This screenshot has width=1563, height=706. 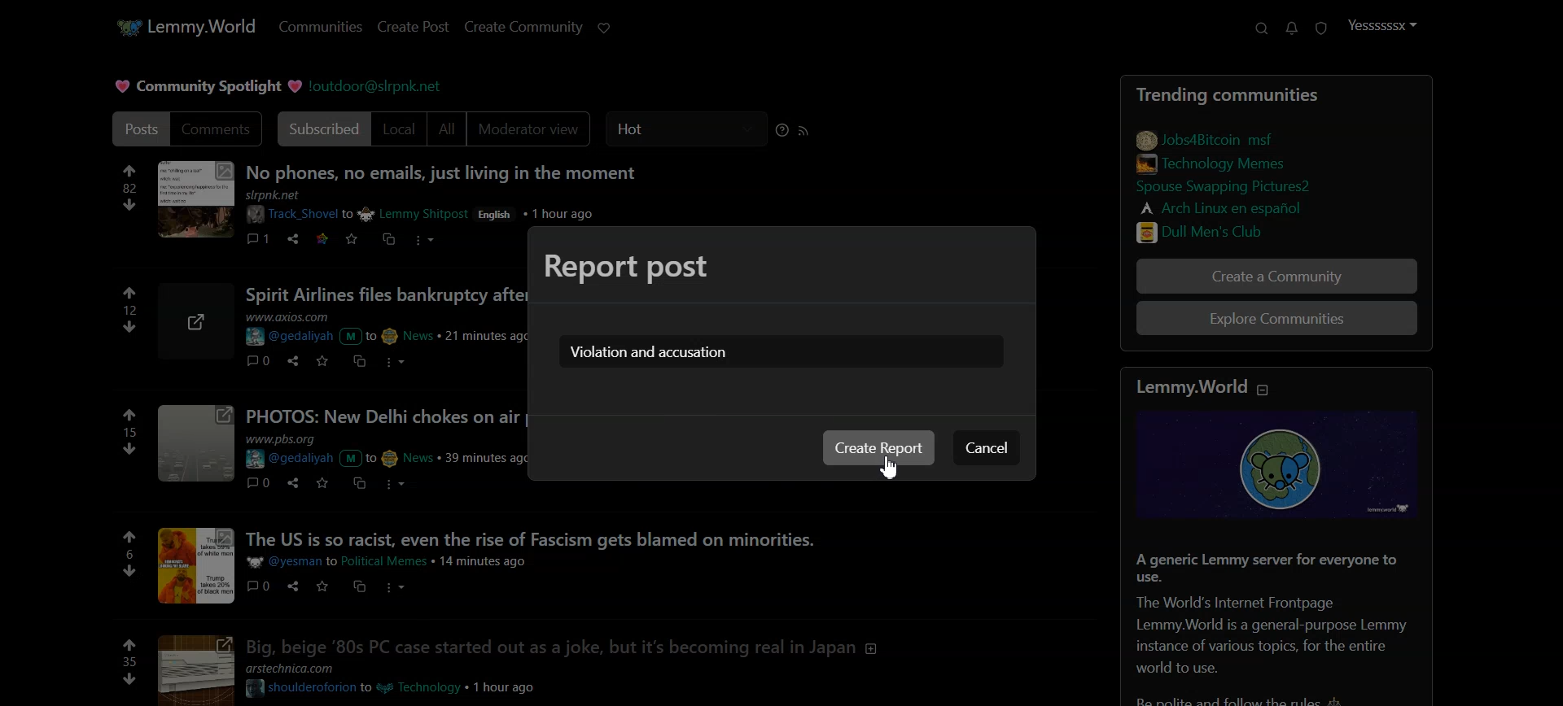 What do you see at coordinates (290, 586) in the screenshot?
I see `share` at bounding box center [290, 586].